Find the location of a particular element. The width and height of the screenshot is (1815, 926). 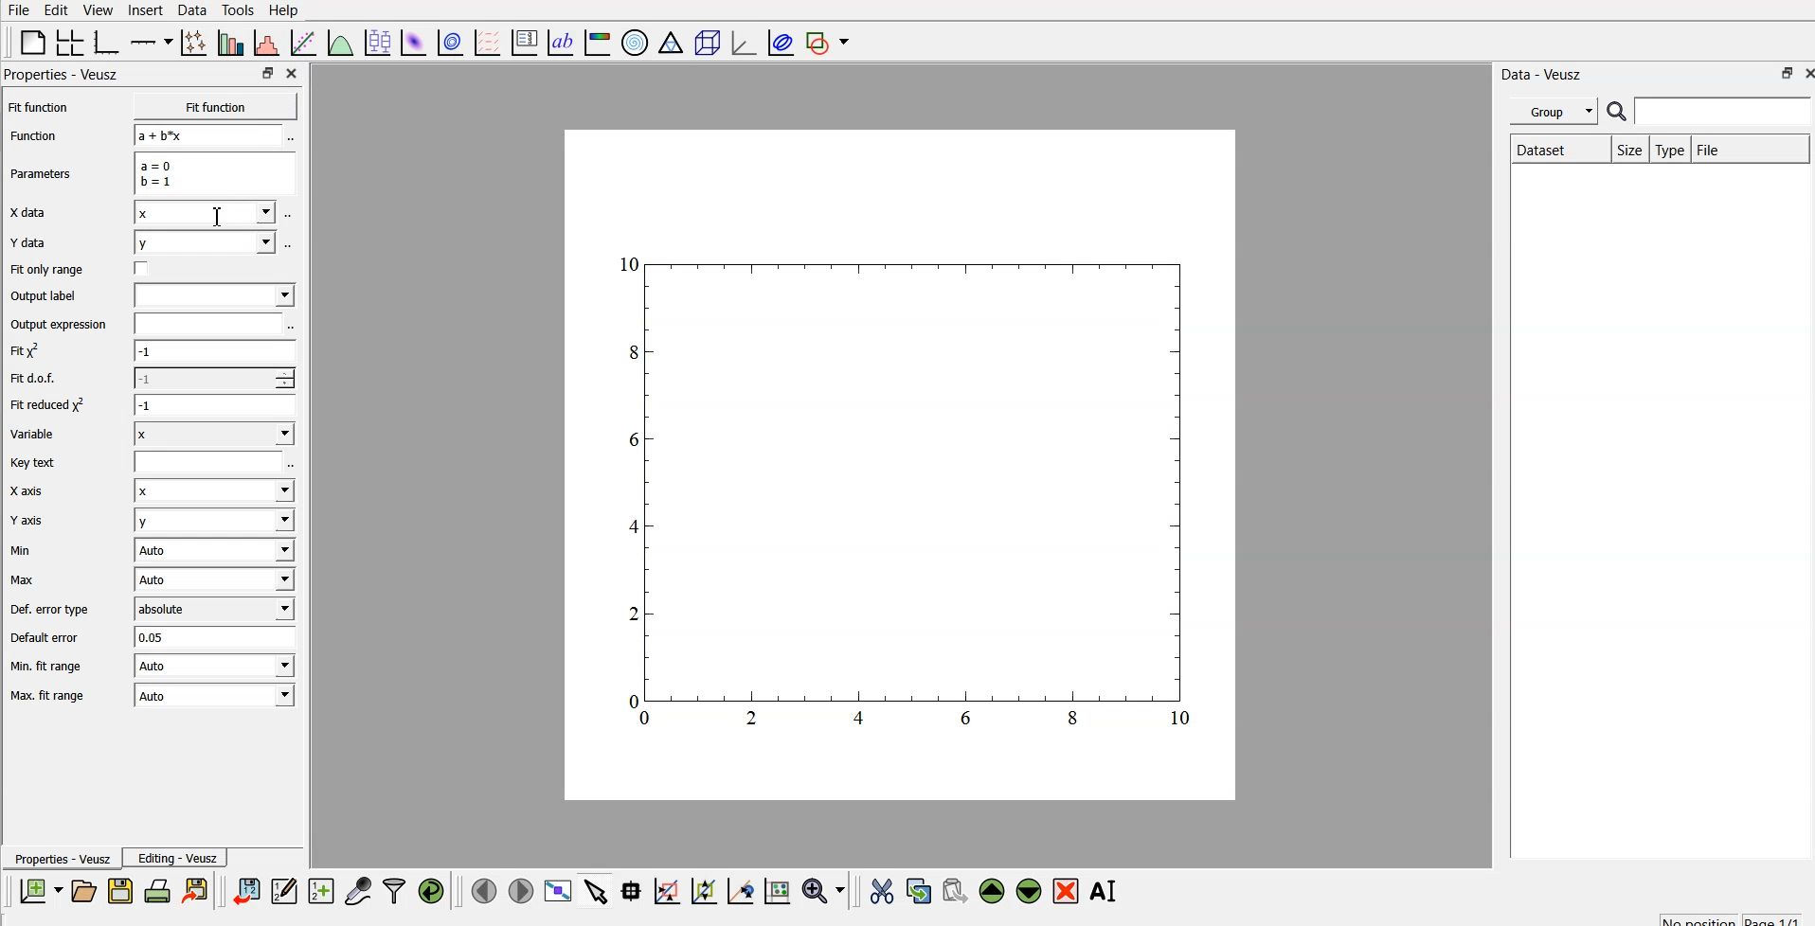

polar graph is located at coordinates (637, 44).